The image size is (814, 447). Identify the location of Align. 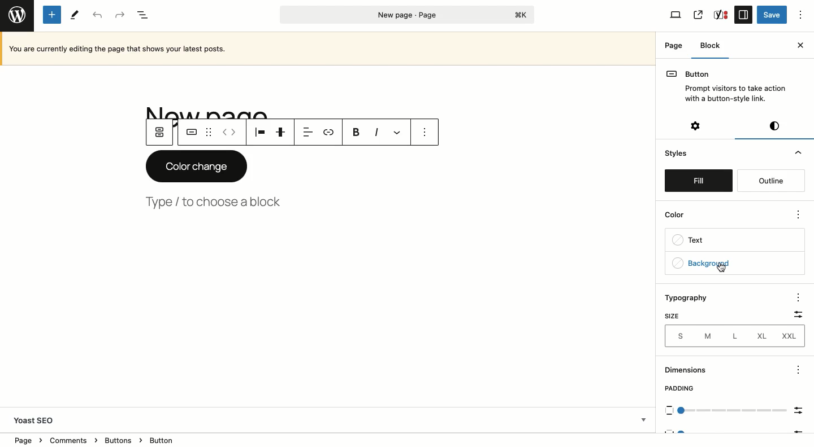
(305, 133).